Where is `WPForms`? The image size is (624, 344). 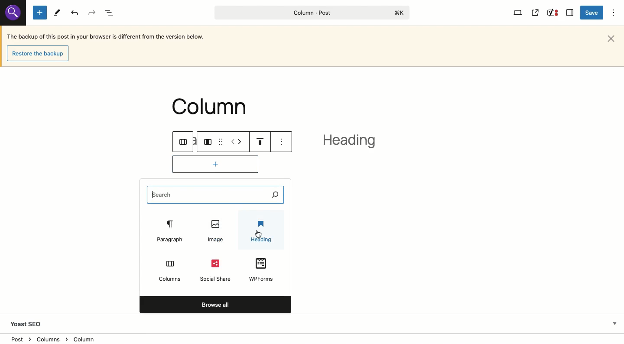
WPForms is located at coordinates (258, 271).